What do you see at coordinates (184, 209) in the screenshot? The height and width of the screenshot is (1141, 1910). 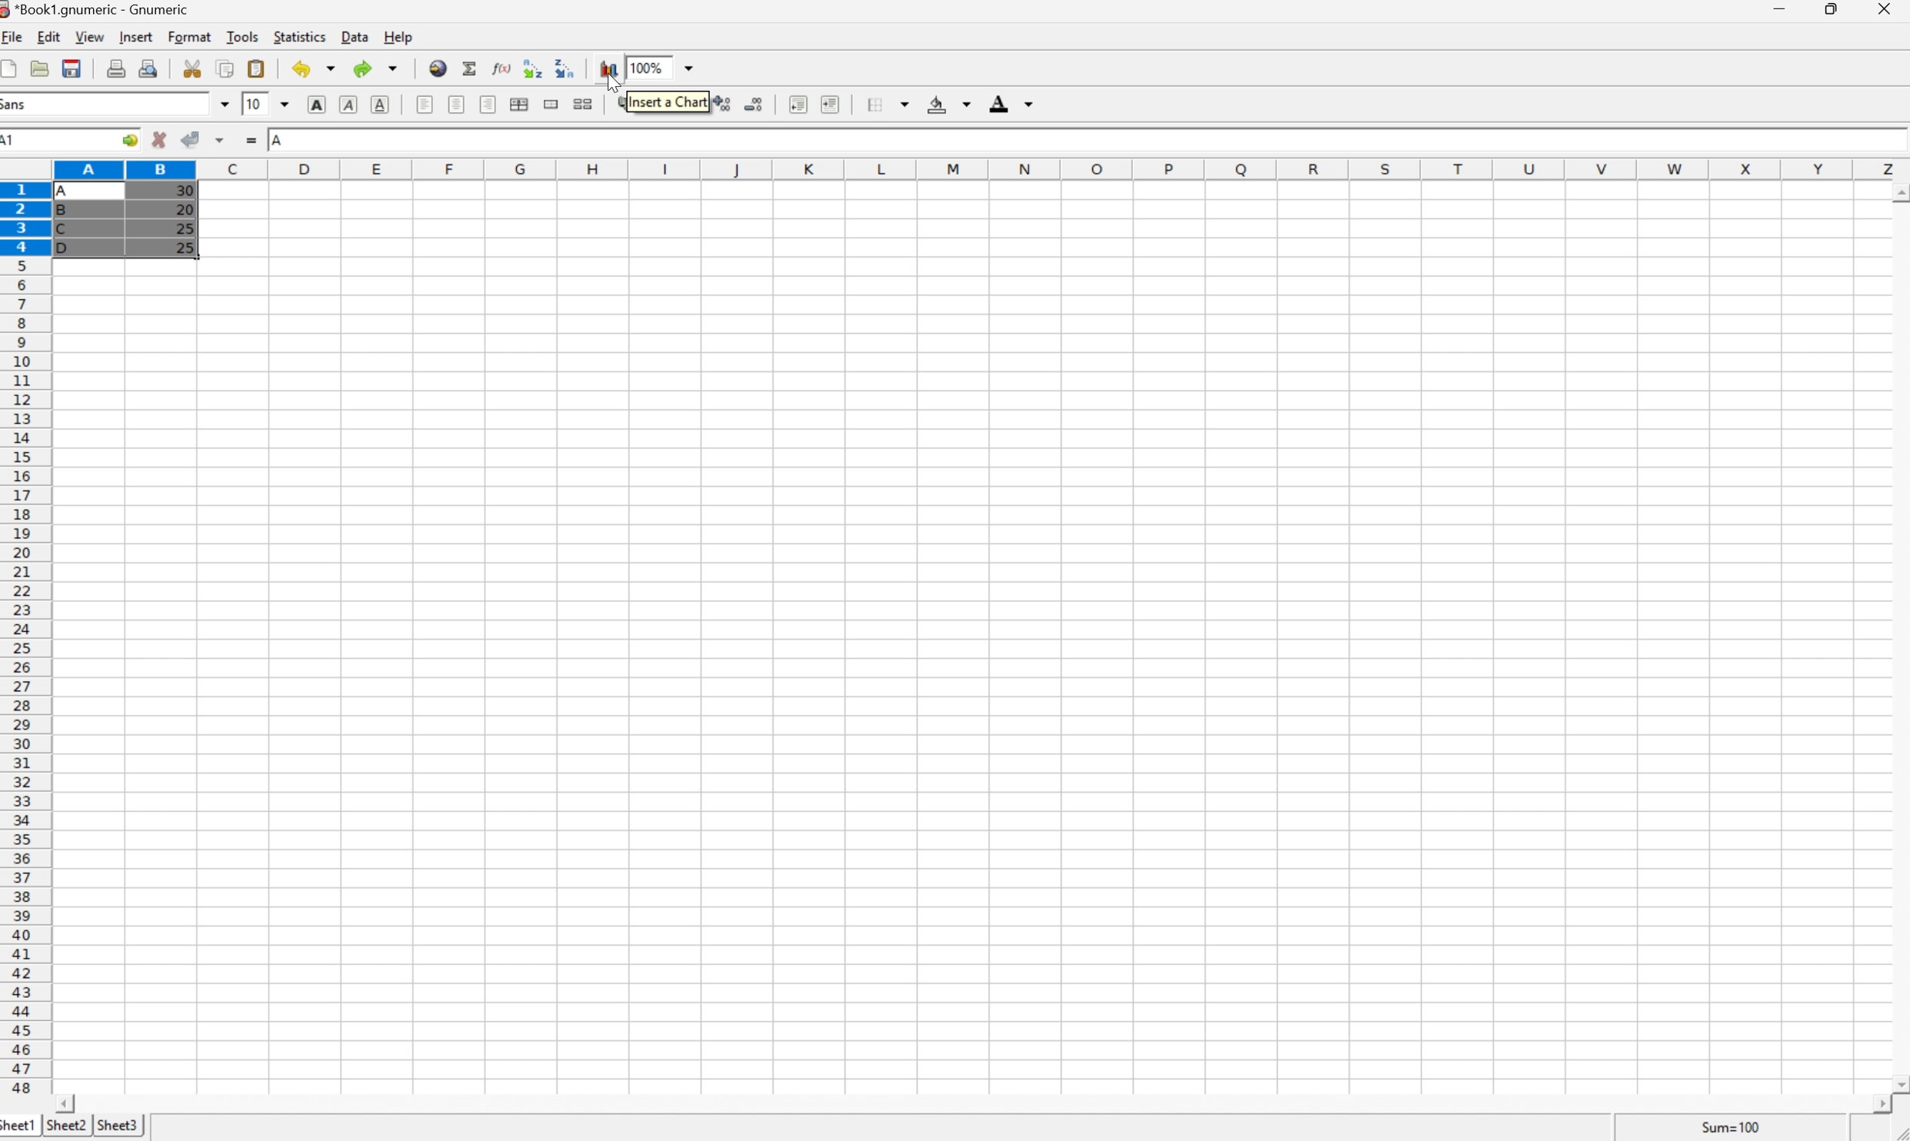 I see `20` at bounding box center [184, 209].